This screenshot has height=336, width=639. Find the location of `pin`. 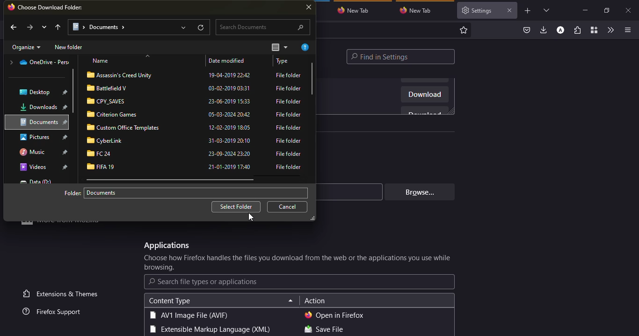

pin is located at coordinates (66, 123).